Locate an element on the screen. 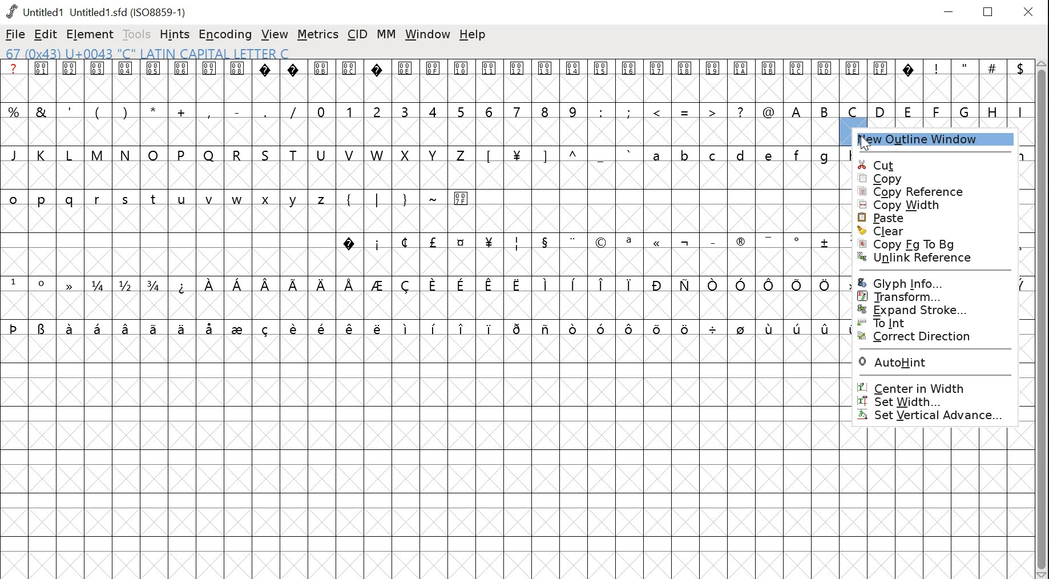 This screenshot has width=1049, height=579. copy is located at coordinates (939, 180).